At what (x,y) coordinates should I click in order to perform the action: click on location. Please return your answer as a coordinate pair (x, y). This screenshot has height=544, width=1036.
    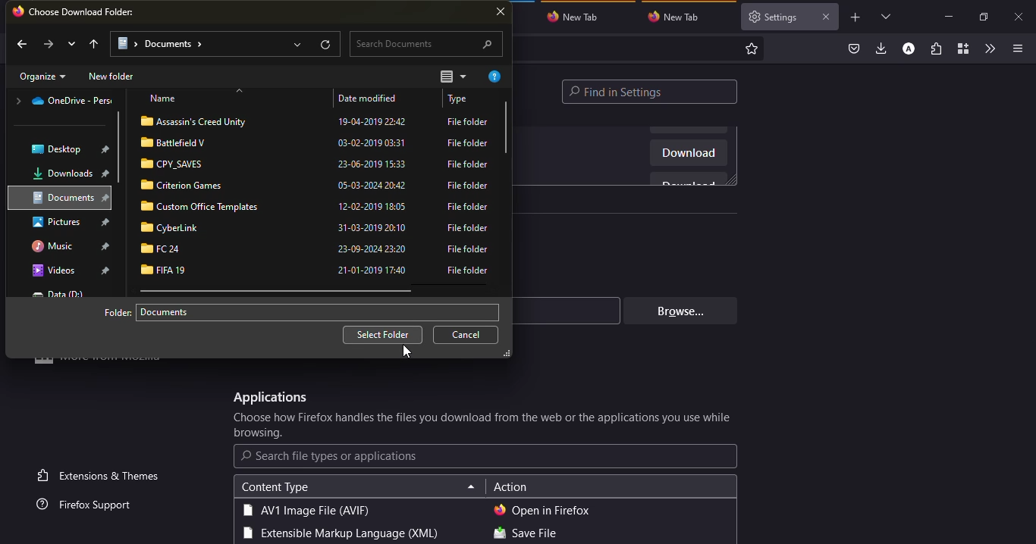
    Looking at the image, I should click on (63, 174).